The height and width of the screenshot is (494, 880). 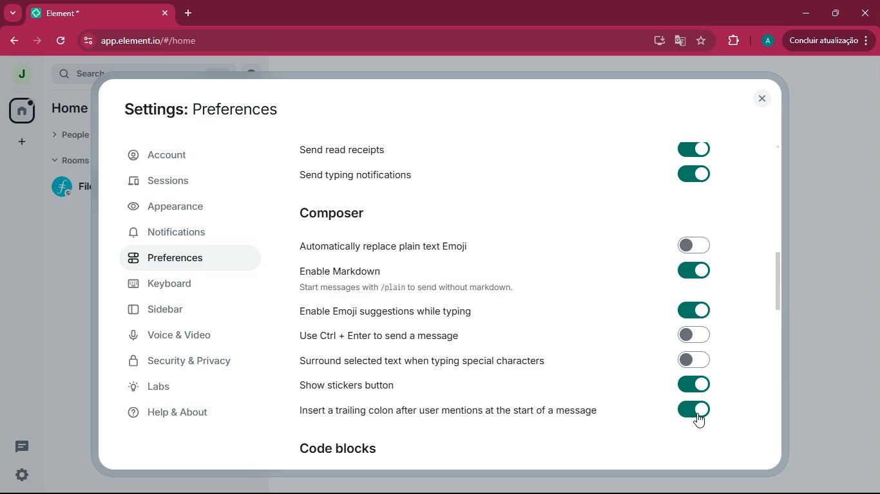 I want to click on ‘Start messages with /plain to send without markdown., so click(x=417, y=289).